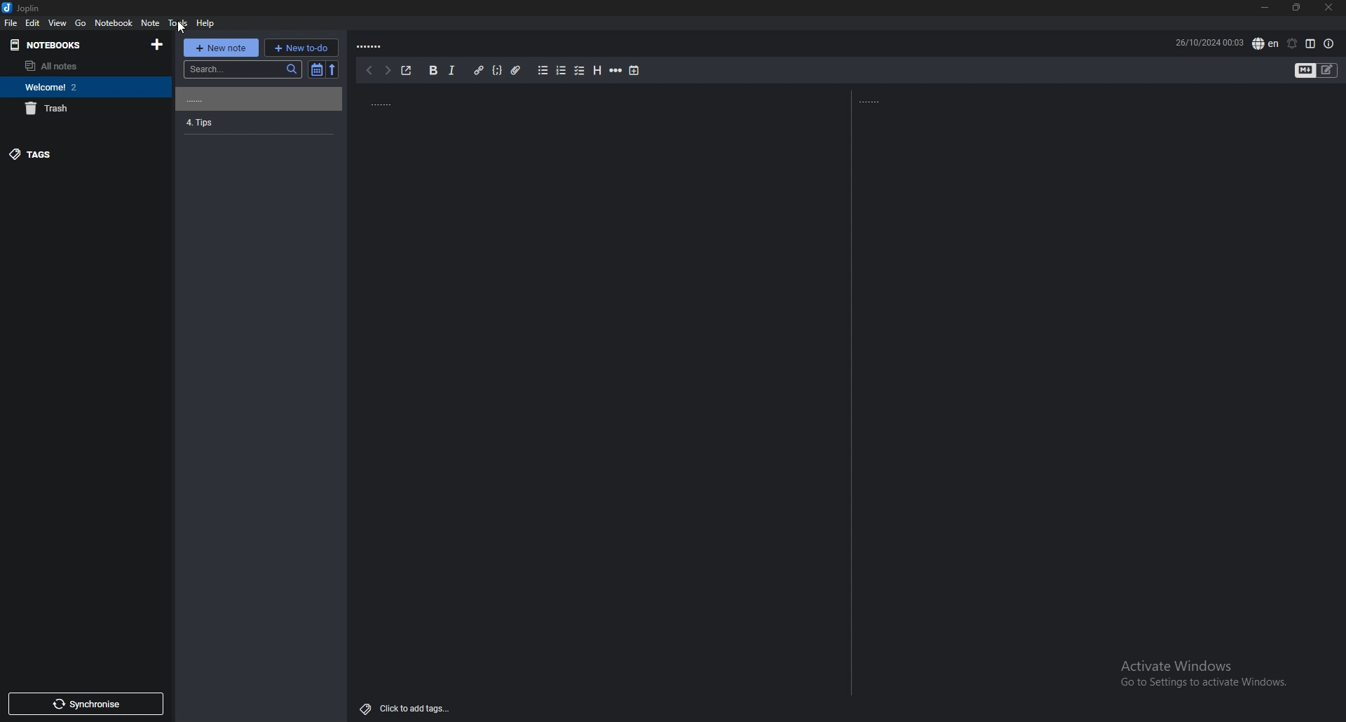 The image size is (1346, 722). I want to click on notebook, so click(114, 22).